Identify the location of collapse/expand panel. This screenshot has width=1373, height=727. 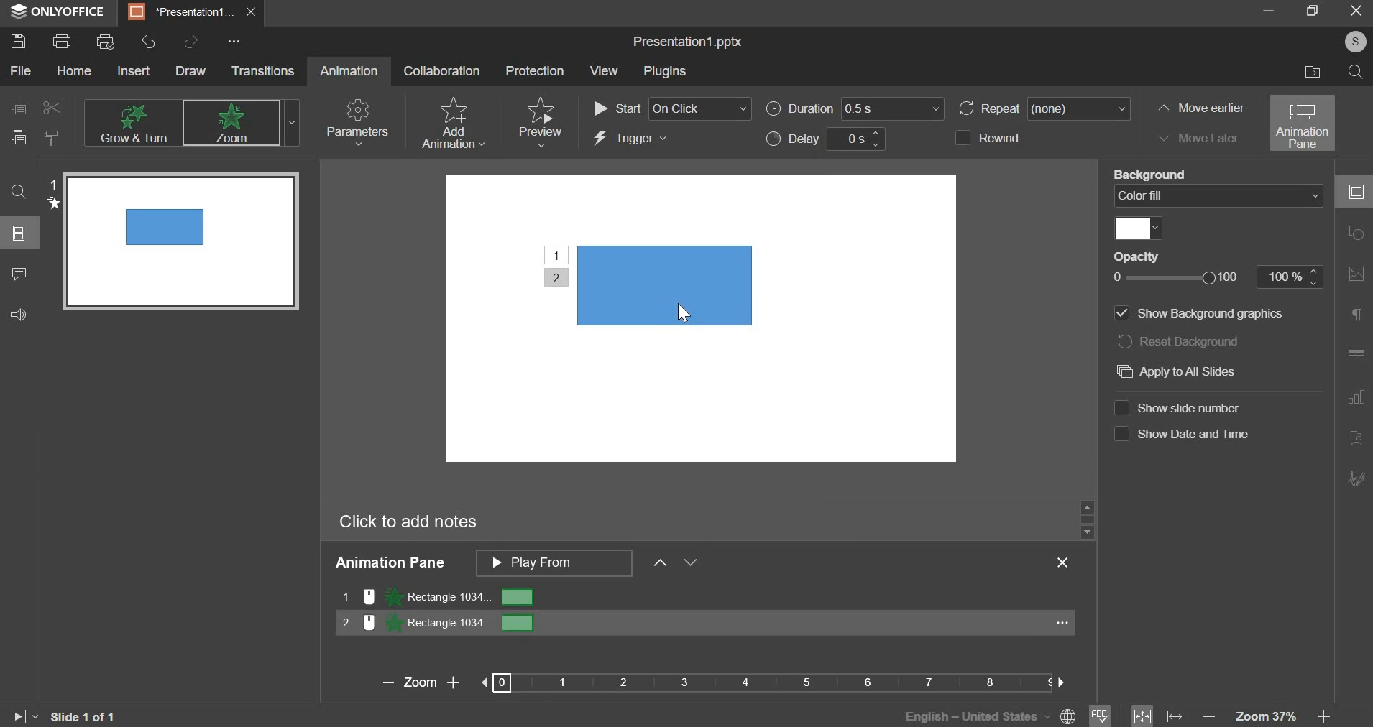
(1352, 191).